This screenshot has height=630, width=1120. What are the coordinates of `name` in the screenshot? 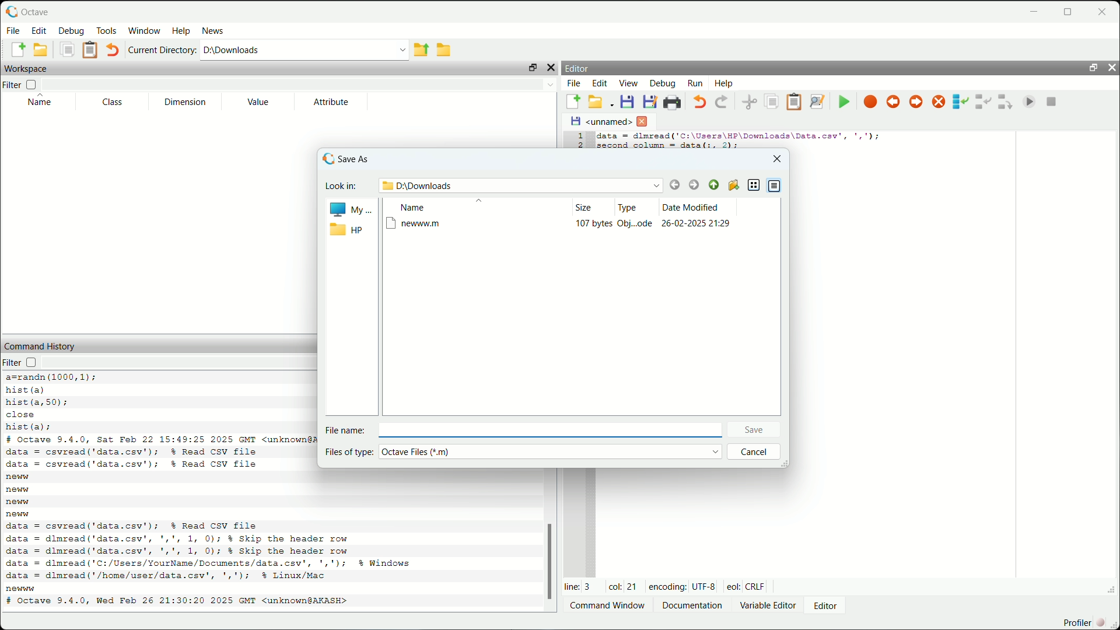 It's located at (416, 207).